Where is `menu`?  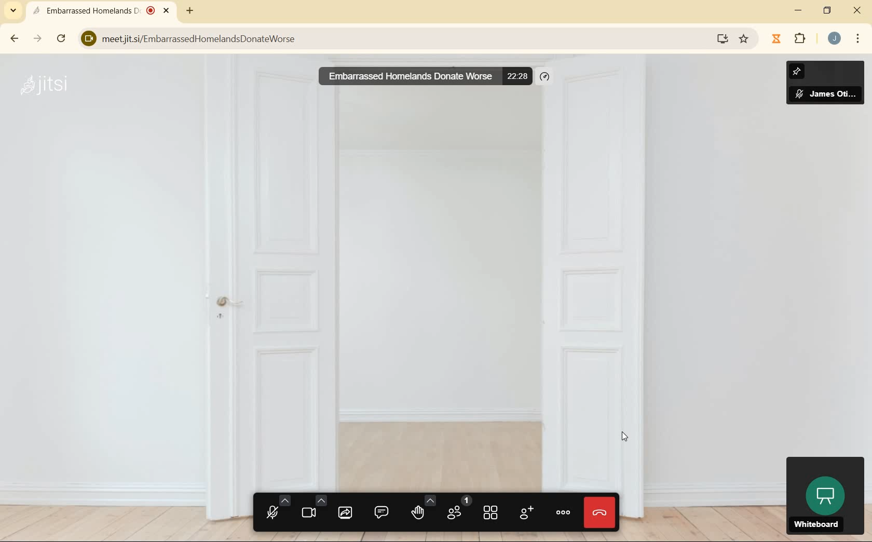 menu is located at coordinates (859, 40).